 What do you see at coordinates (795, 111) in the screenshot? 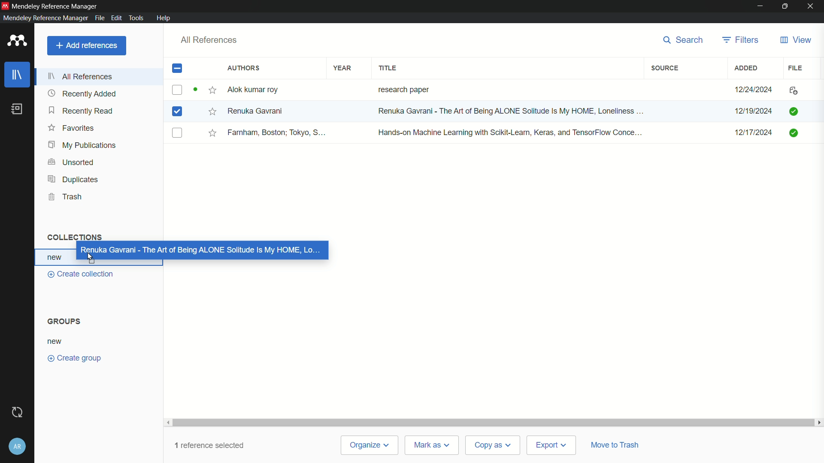
I see `File added` at bounding box center [795, 111].